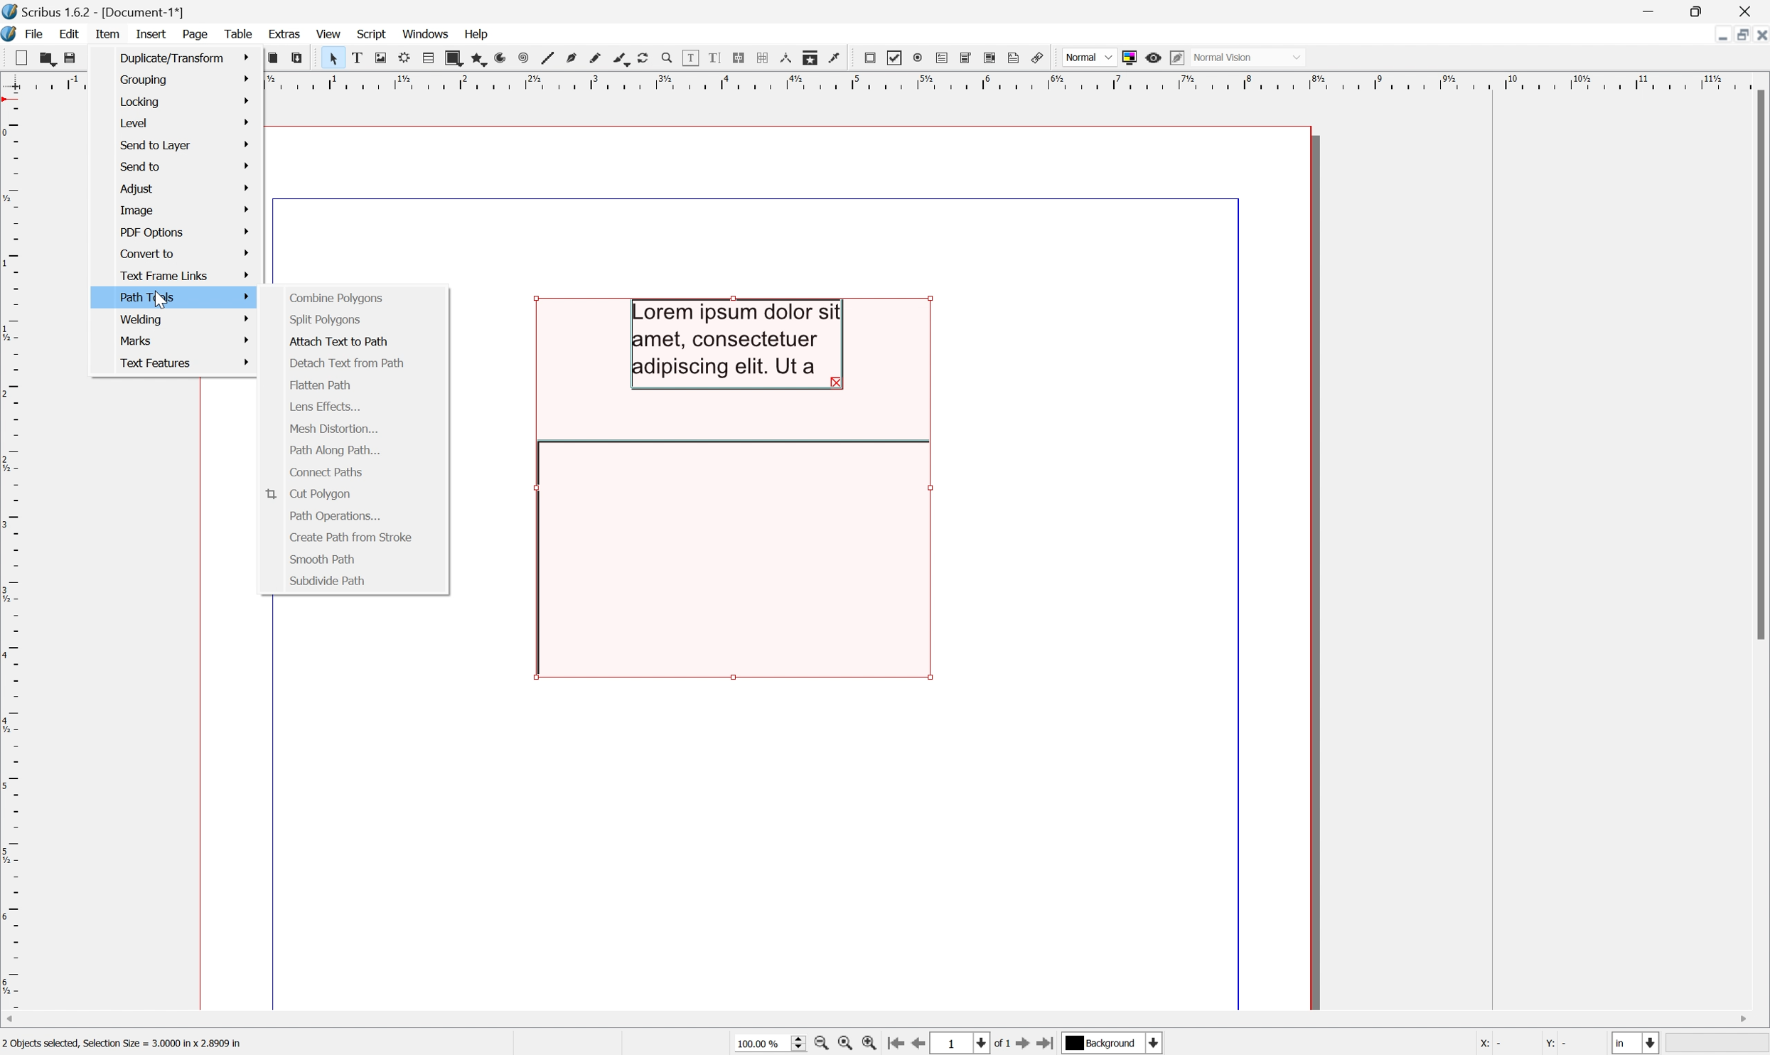 Image resolution: width=1770 pixels, height=1055 pixels. Describe the element at coordinates (1023, 1043) in the screenshot. I see `Go to the next page` at that location.